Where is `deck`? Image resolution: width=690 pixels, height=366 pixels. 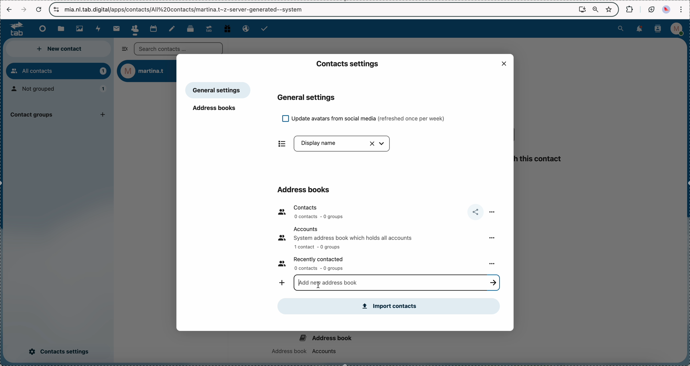 deck is located at coordinates (190, 29).